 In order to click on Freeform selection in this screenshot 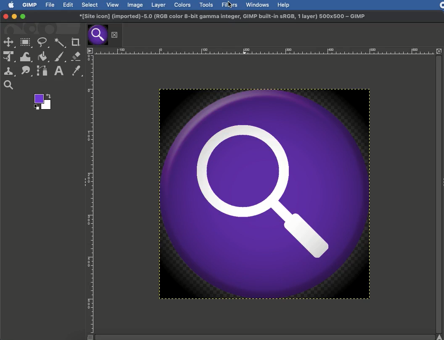, I will do `click(43, 43)`.